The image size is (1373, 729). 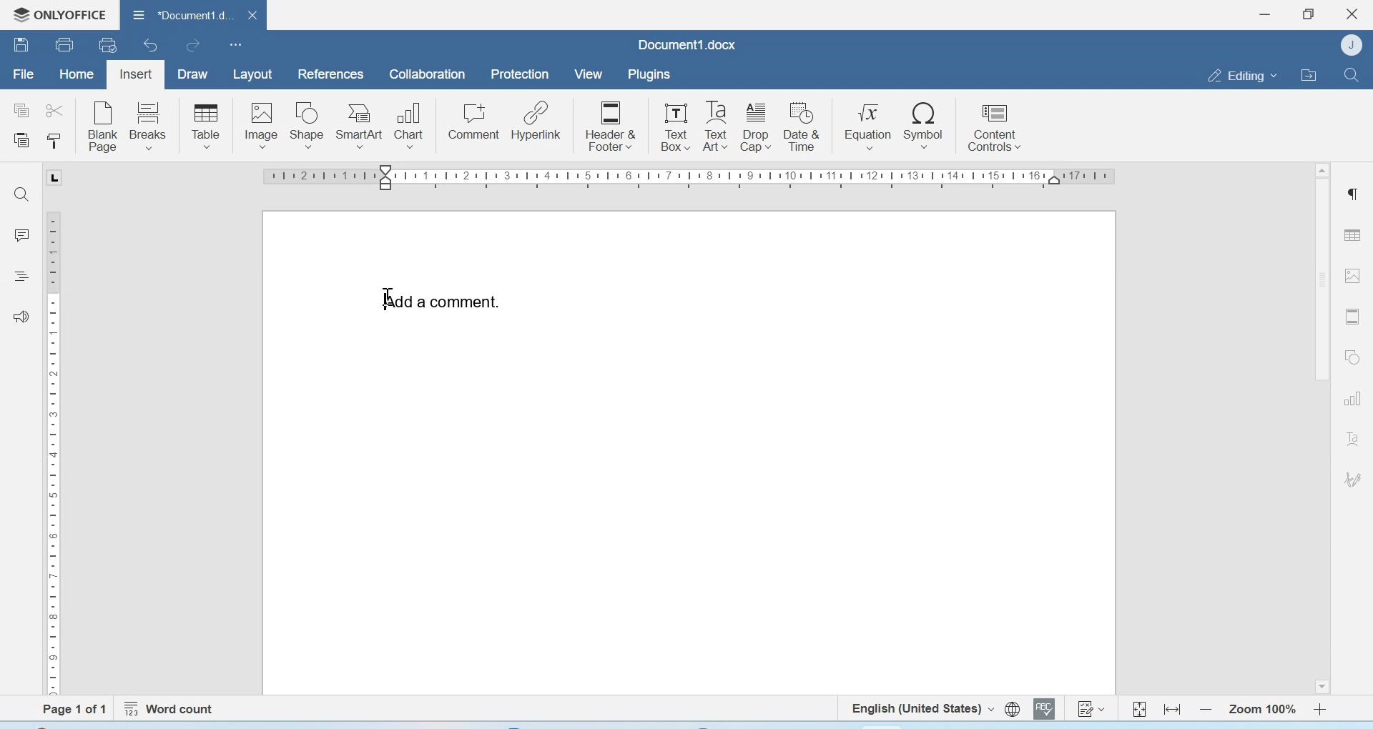 I want to click on Equation, so click(x=868, y=124).